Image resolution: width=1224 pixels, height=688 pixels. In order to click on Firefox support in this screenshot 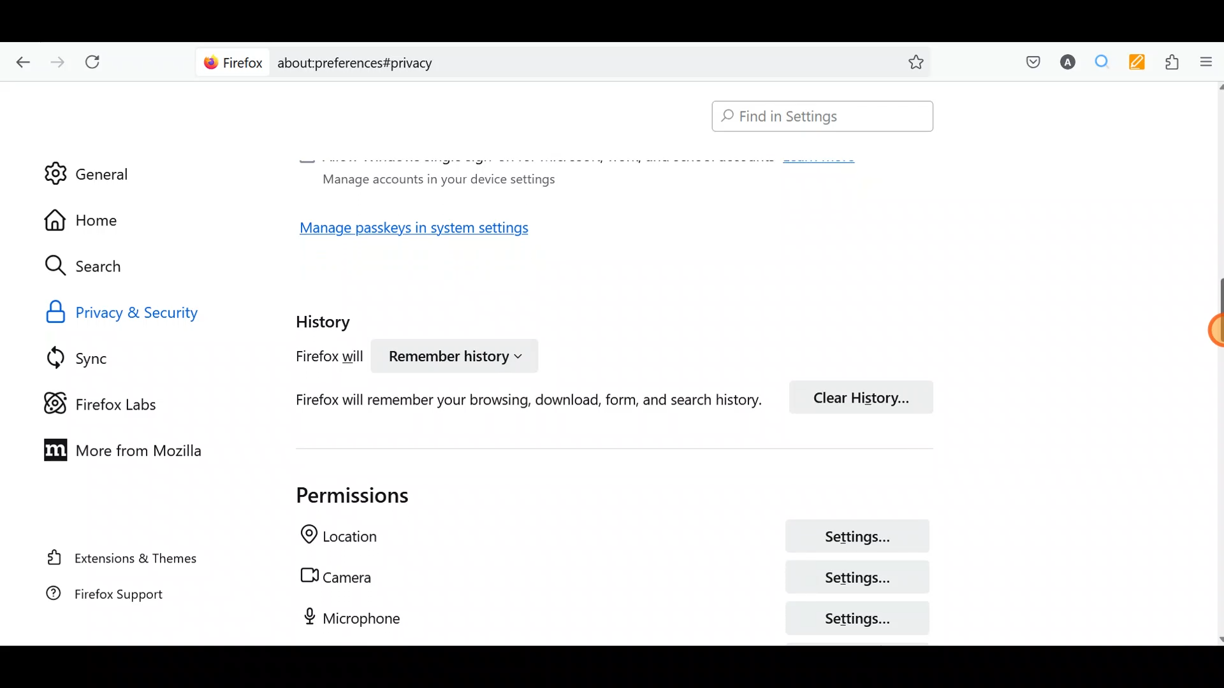, I will do `click(121, 600)`.